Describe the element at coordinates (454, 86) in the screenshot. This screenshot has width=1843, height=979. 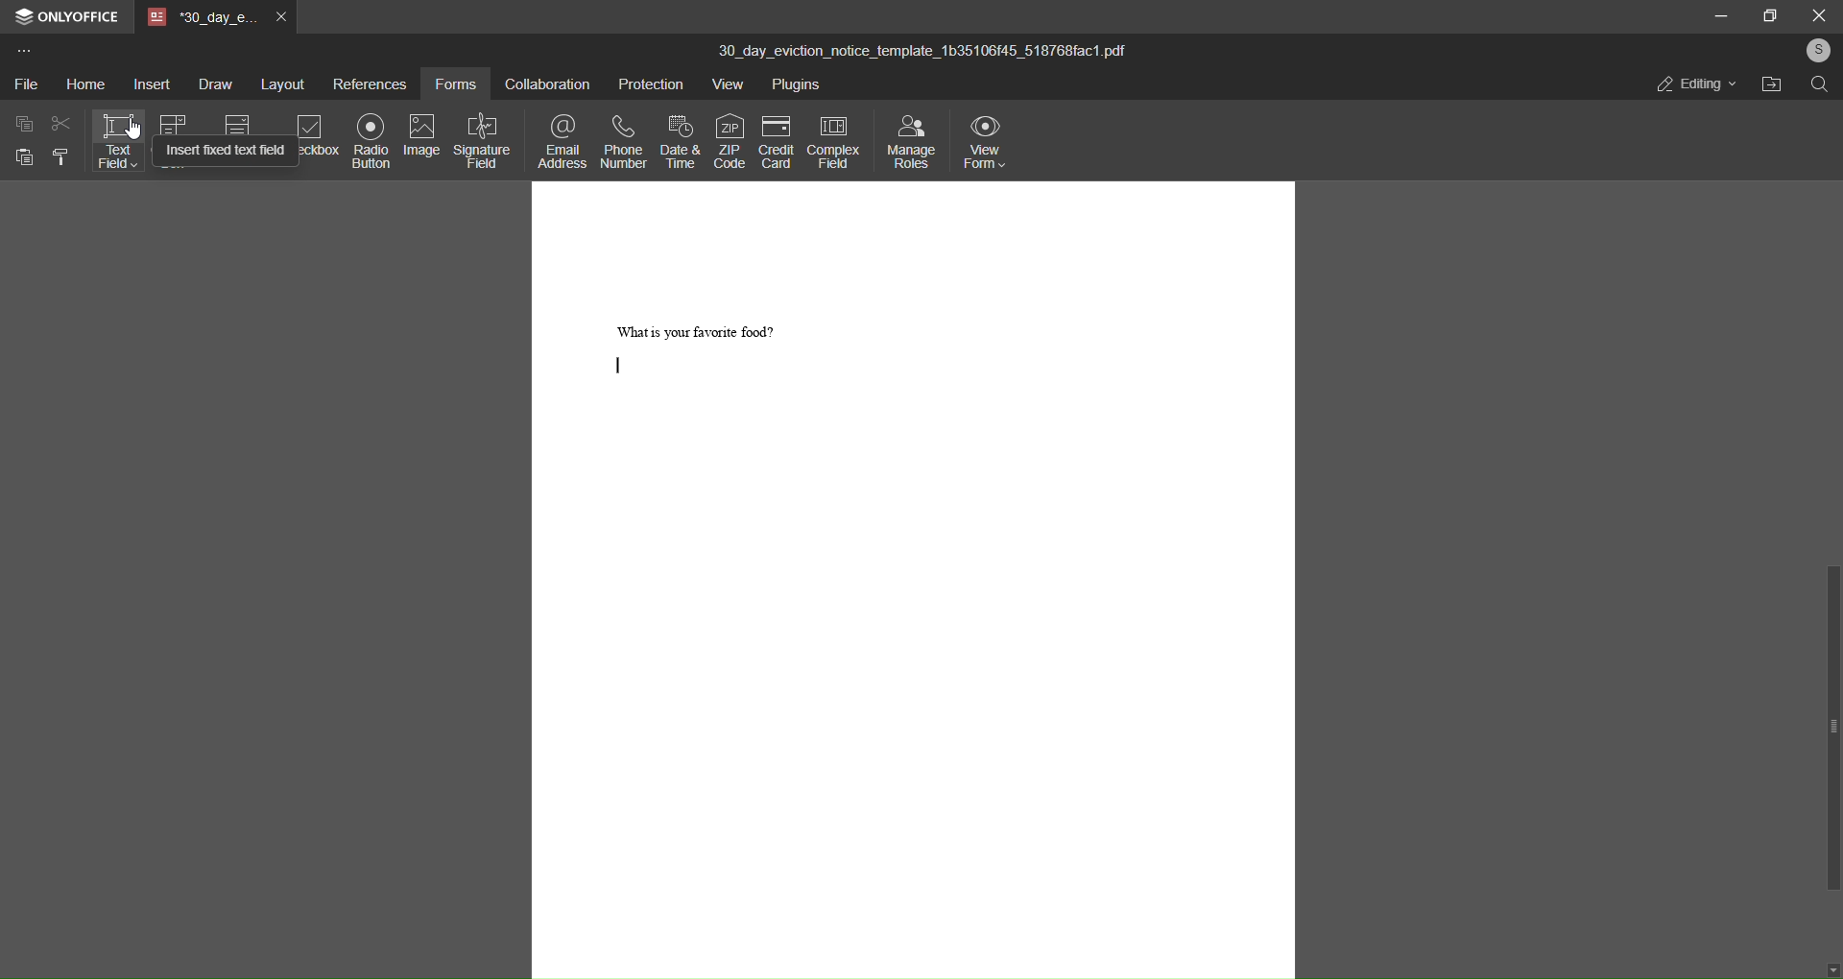
I see `forms` at that location.